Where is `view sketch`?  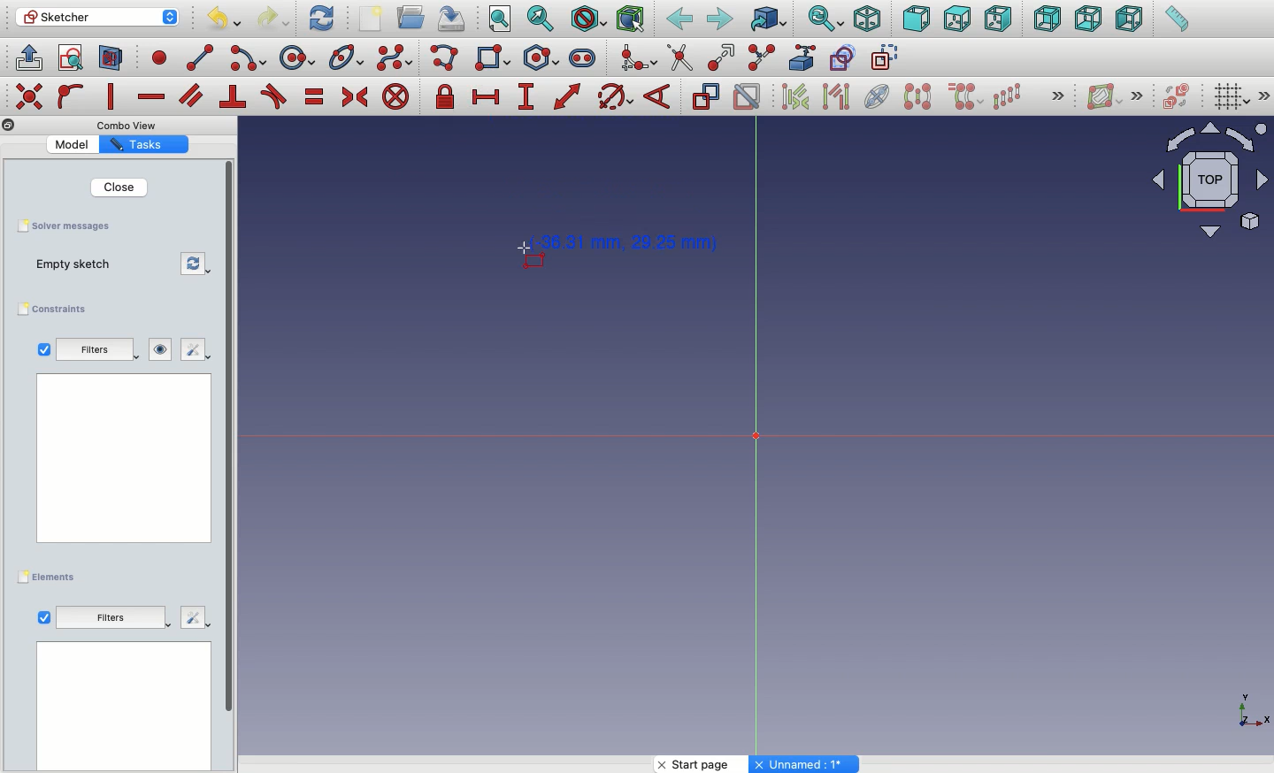
view sketch is located at coordinates (73, 59).